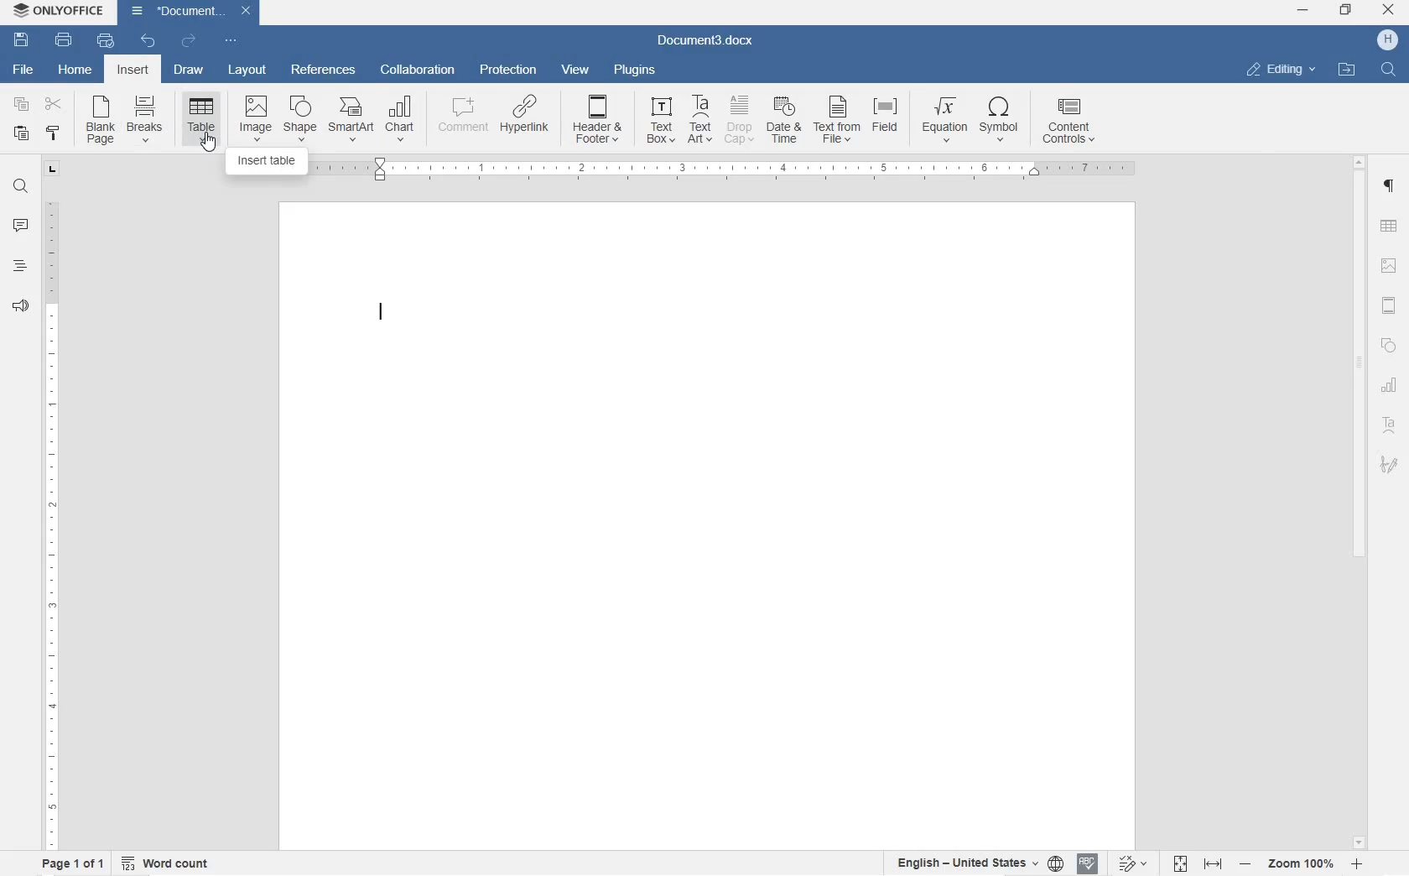 The width and height of the screenshot is (1409, 876). Describe the element at coordinates (135, 72) in the screenshot. I see `INSERT` at that location.